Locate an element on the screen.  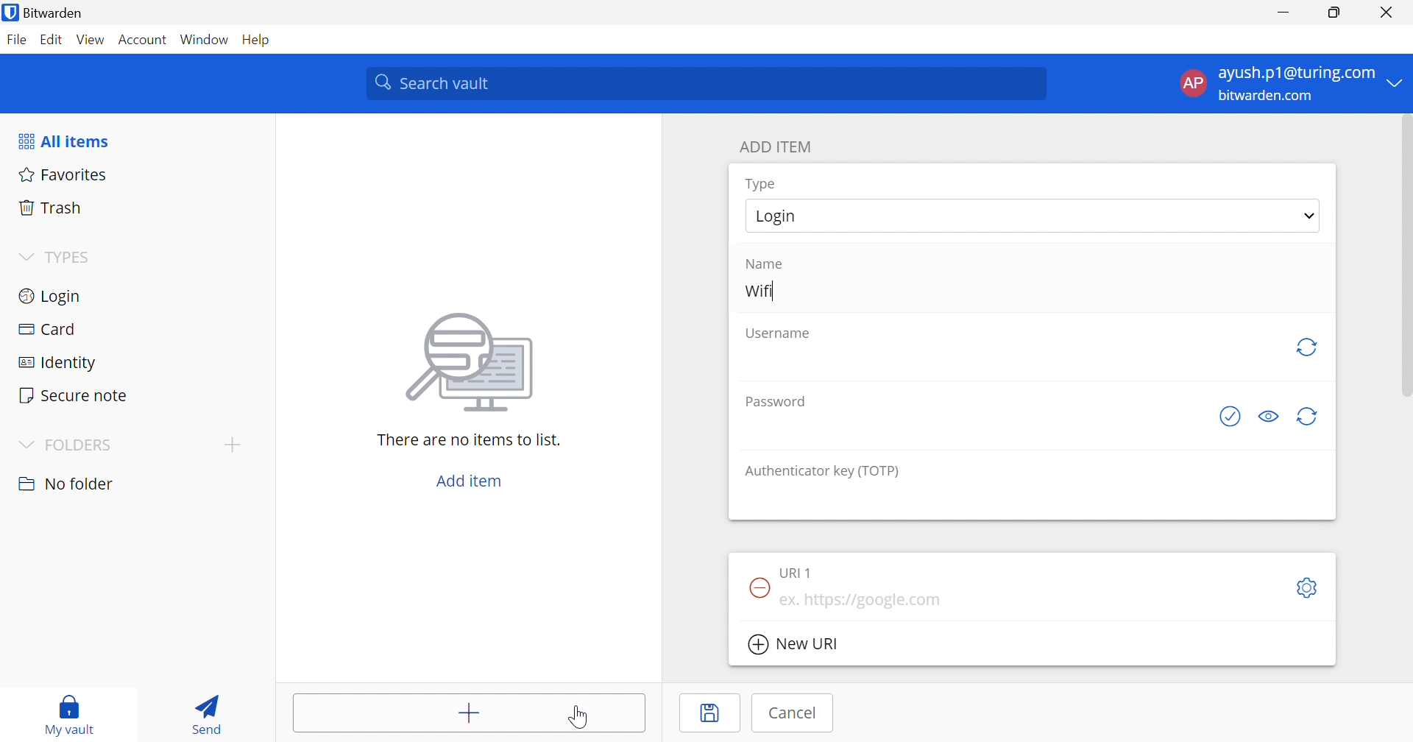
Close is located at coordinates (1389, 13).